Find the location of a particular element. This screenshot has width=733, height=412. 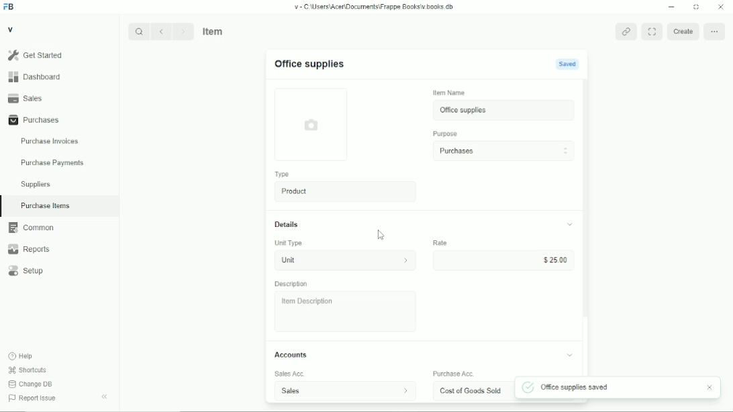

rate is located at coordinates (440, 242).